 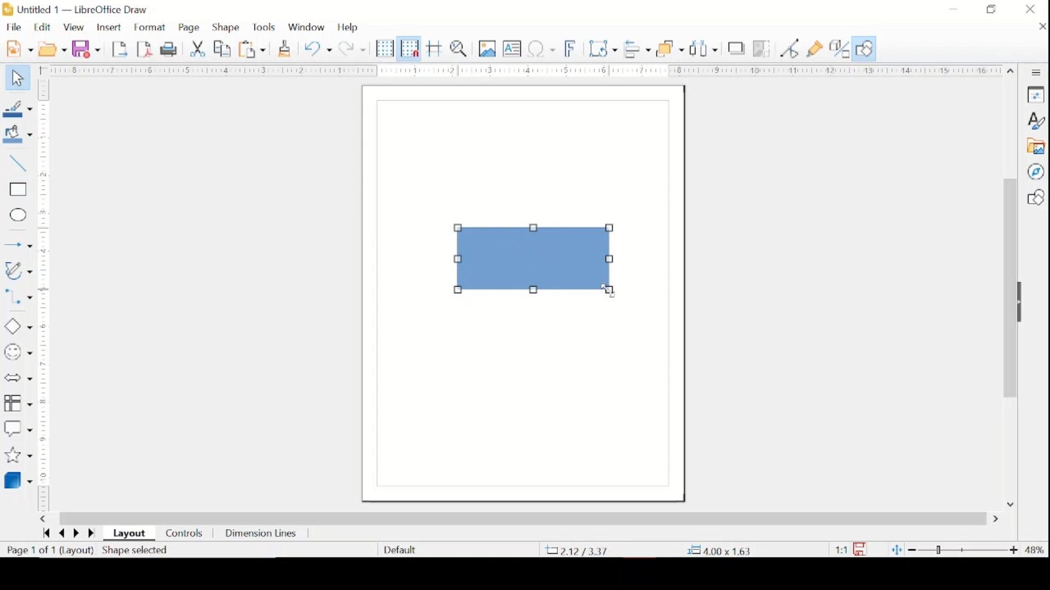 What do you see at coordinates (998, 520) in the screenshot?
I see `scroll right arrow` at bounding box center [998, 520].